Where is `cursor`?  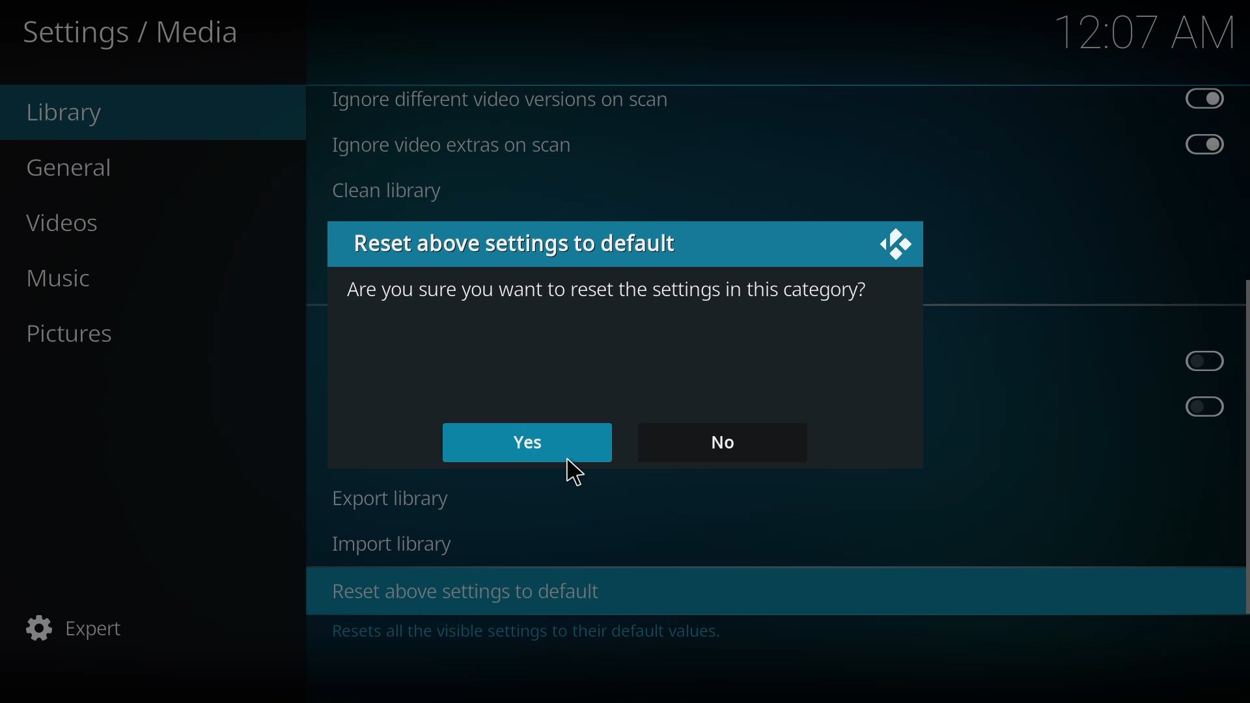
cursor is located at coordinates (575, 474).